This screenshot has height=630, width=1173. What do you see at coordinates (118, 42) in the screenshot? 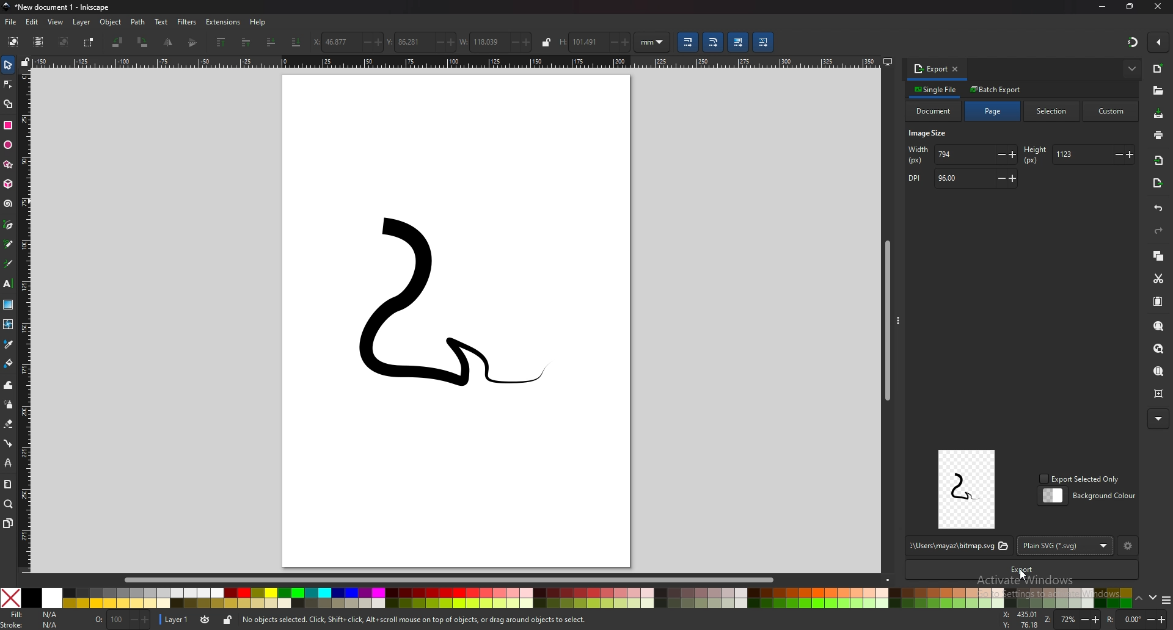
I see `rotate 90 degree ccw` at bounding box center [118, 42].